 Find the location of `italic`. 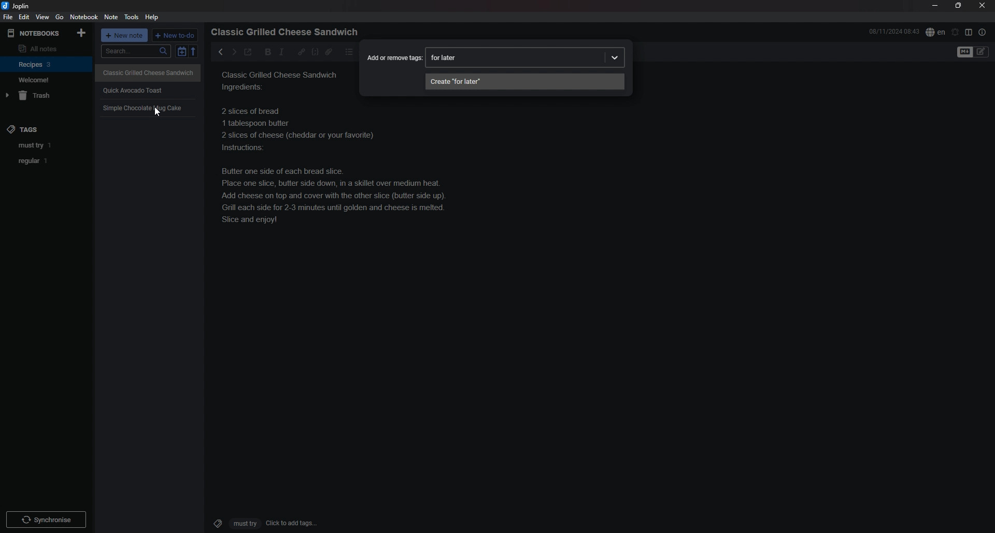

italic is located at coordinates (281, 52).